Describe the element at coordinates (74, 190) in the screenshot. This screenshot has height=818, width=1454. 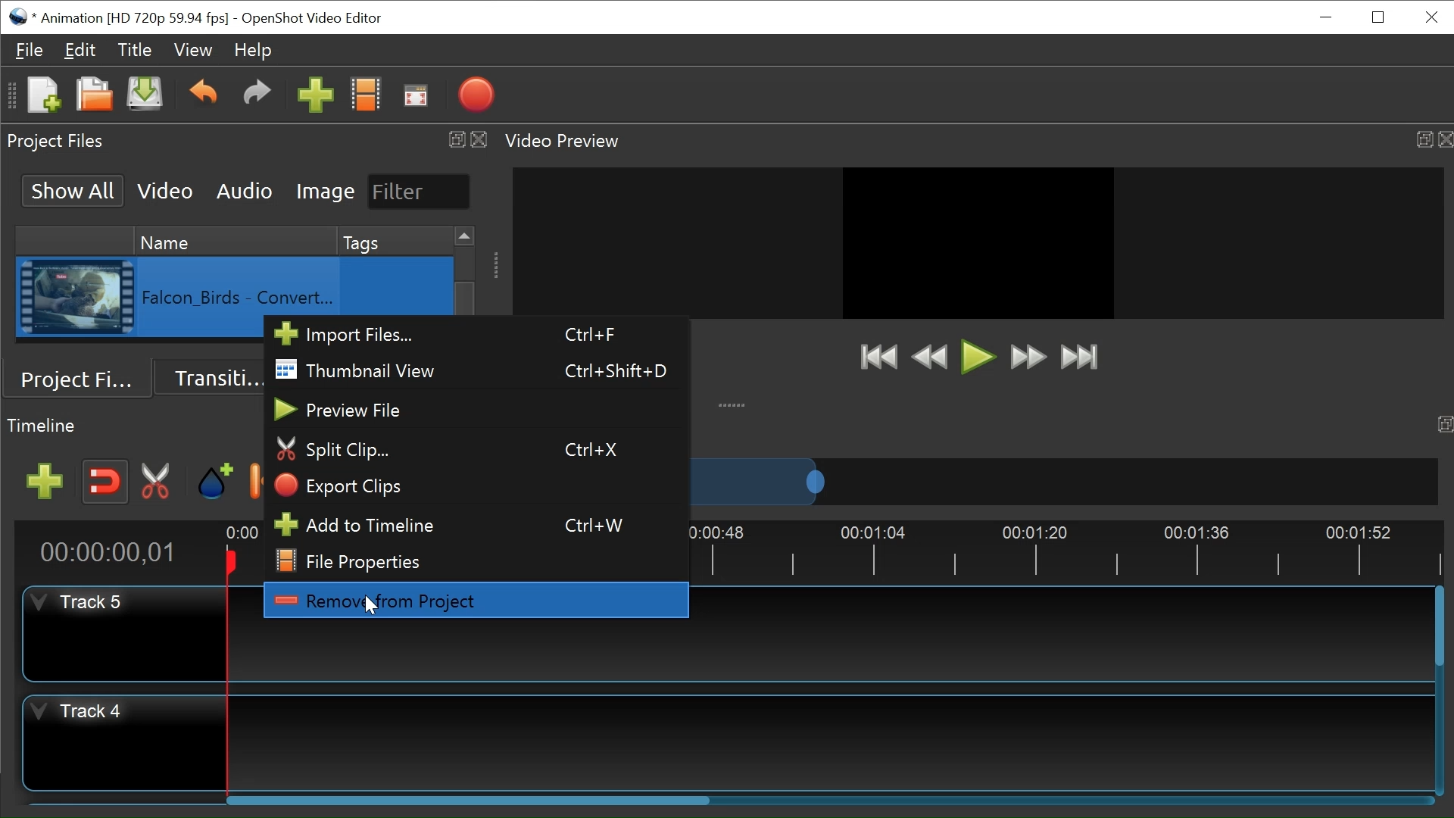
I see `Show All` at that location.